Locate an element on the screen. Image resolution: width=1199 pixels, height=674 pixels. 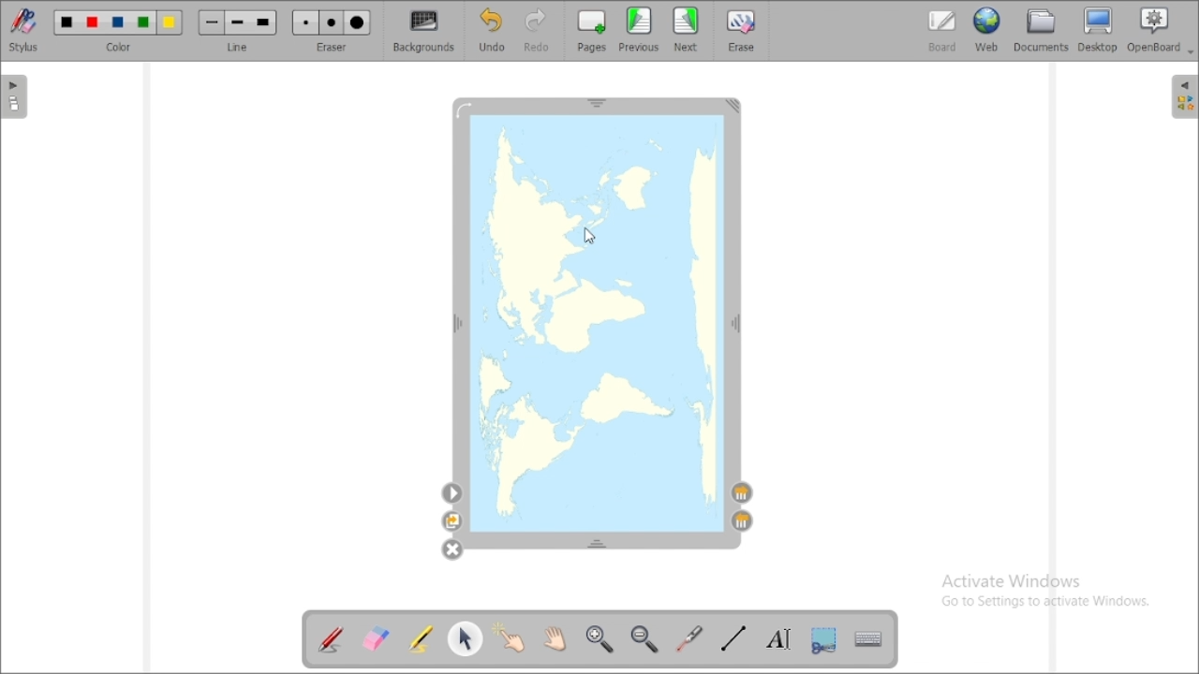
display virtual keyboard is located at coordinates (867, 638).